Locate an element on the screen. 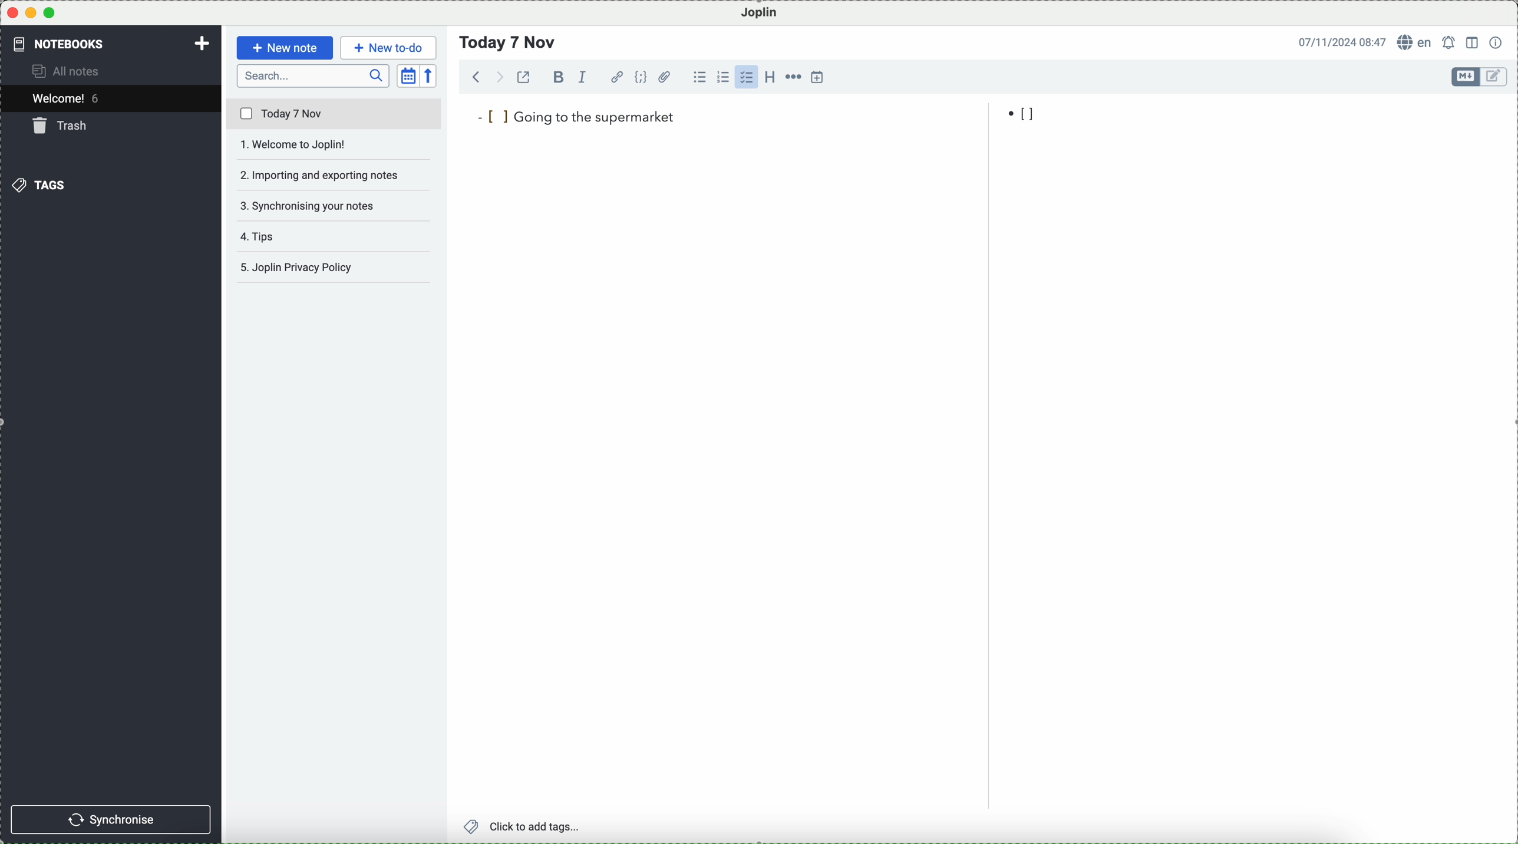 The width and height of the screenshot is (1518, 844). today 7 nov is located at coordinates (335, 114).